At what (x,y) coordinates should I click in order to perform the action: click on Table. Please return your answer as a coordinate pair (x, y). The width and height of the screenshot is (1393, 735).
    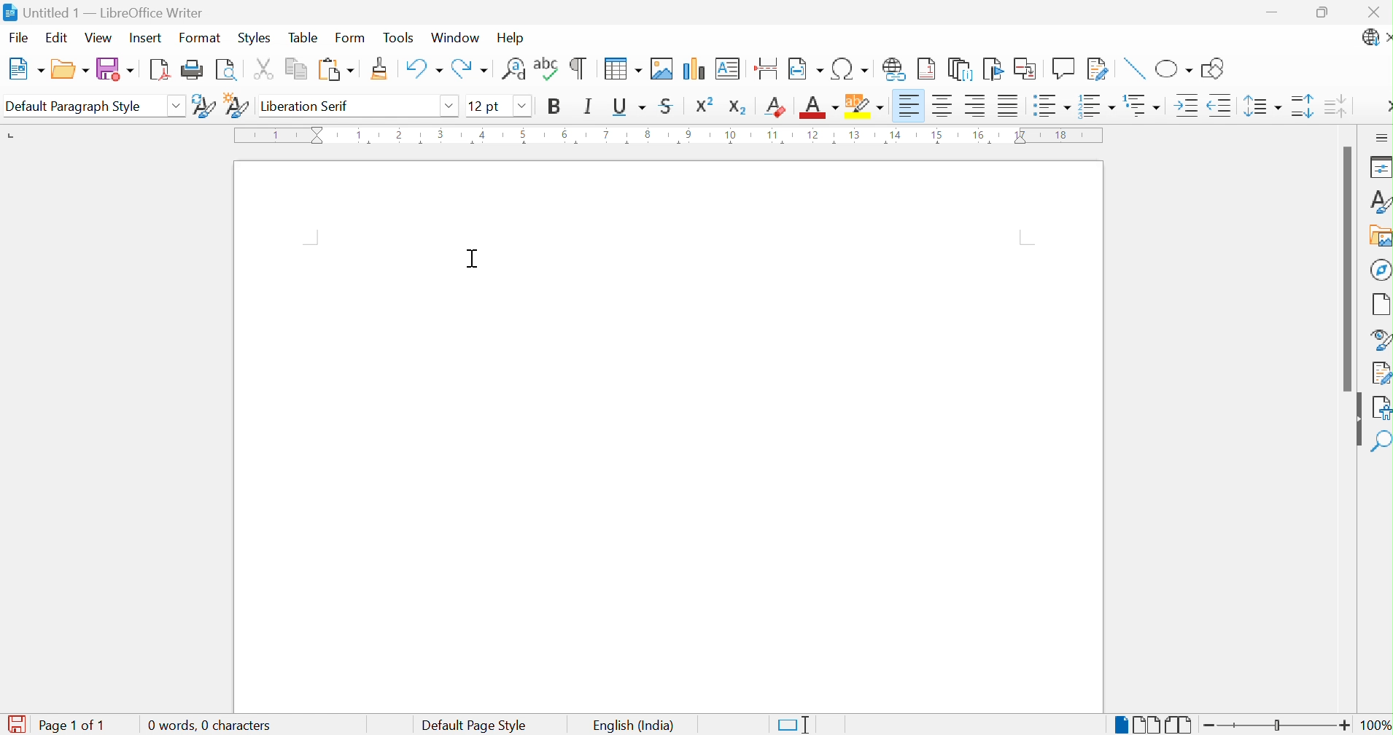
    Looking at the image, I should click on (306, 38).